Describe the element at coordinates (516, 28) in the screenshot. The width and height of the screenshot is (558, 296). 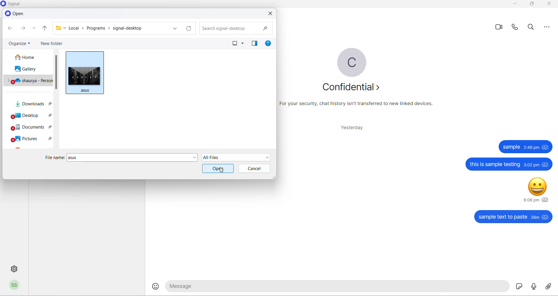
I see `voice call` at that location.